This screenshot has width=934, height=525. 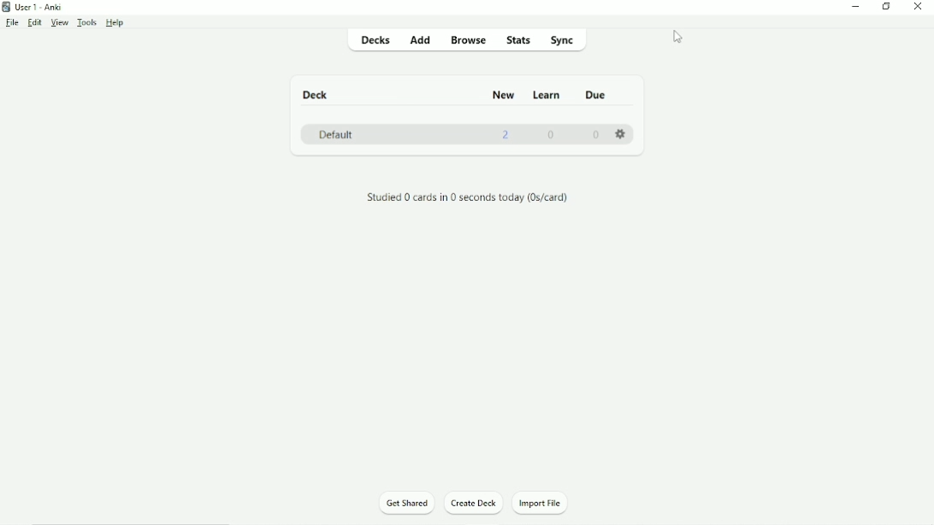 What do you see at coordinates (504, 94) in the screenshot?
I see `New` at bounding box center [504, 94].